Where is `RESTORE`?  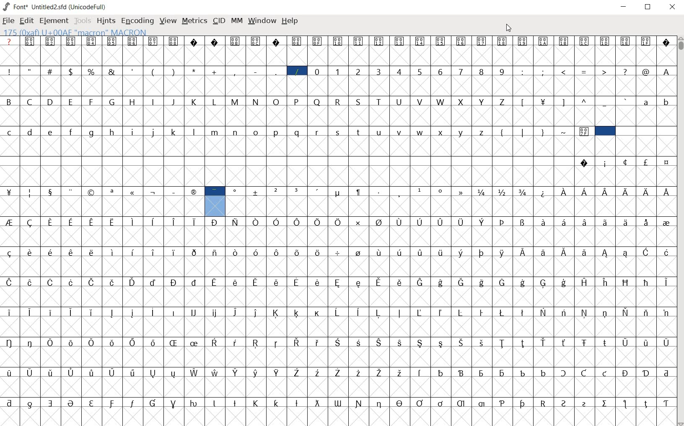 RESTORE is located at coordinates (648, 8).